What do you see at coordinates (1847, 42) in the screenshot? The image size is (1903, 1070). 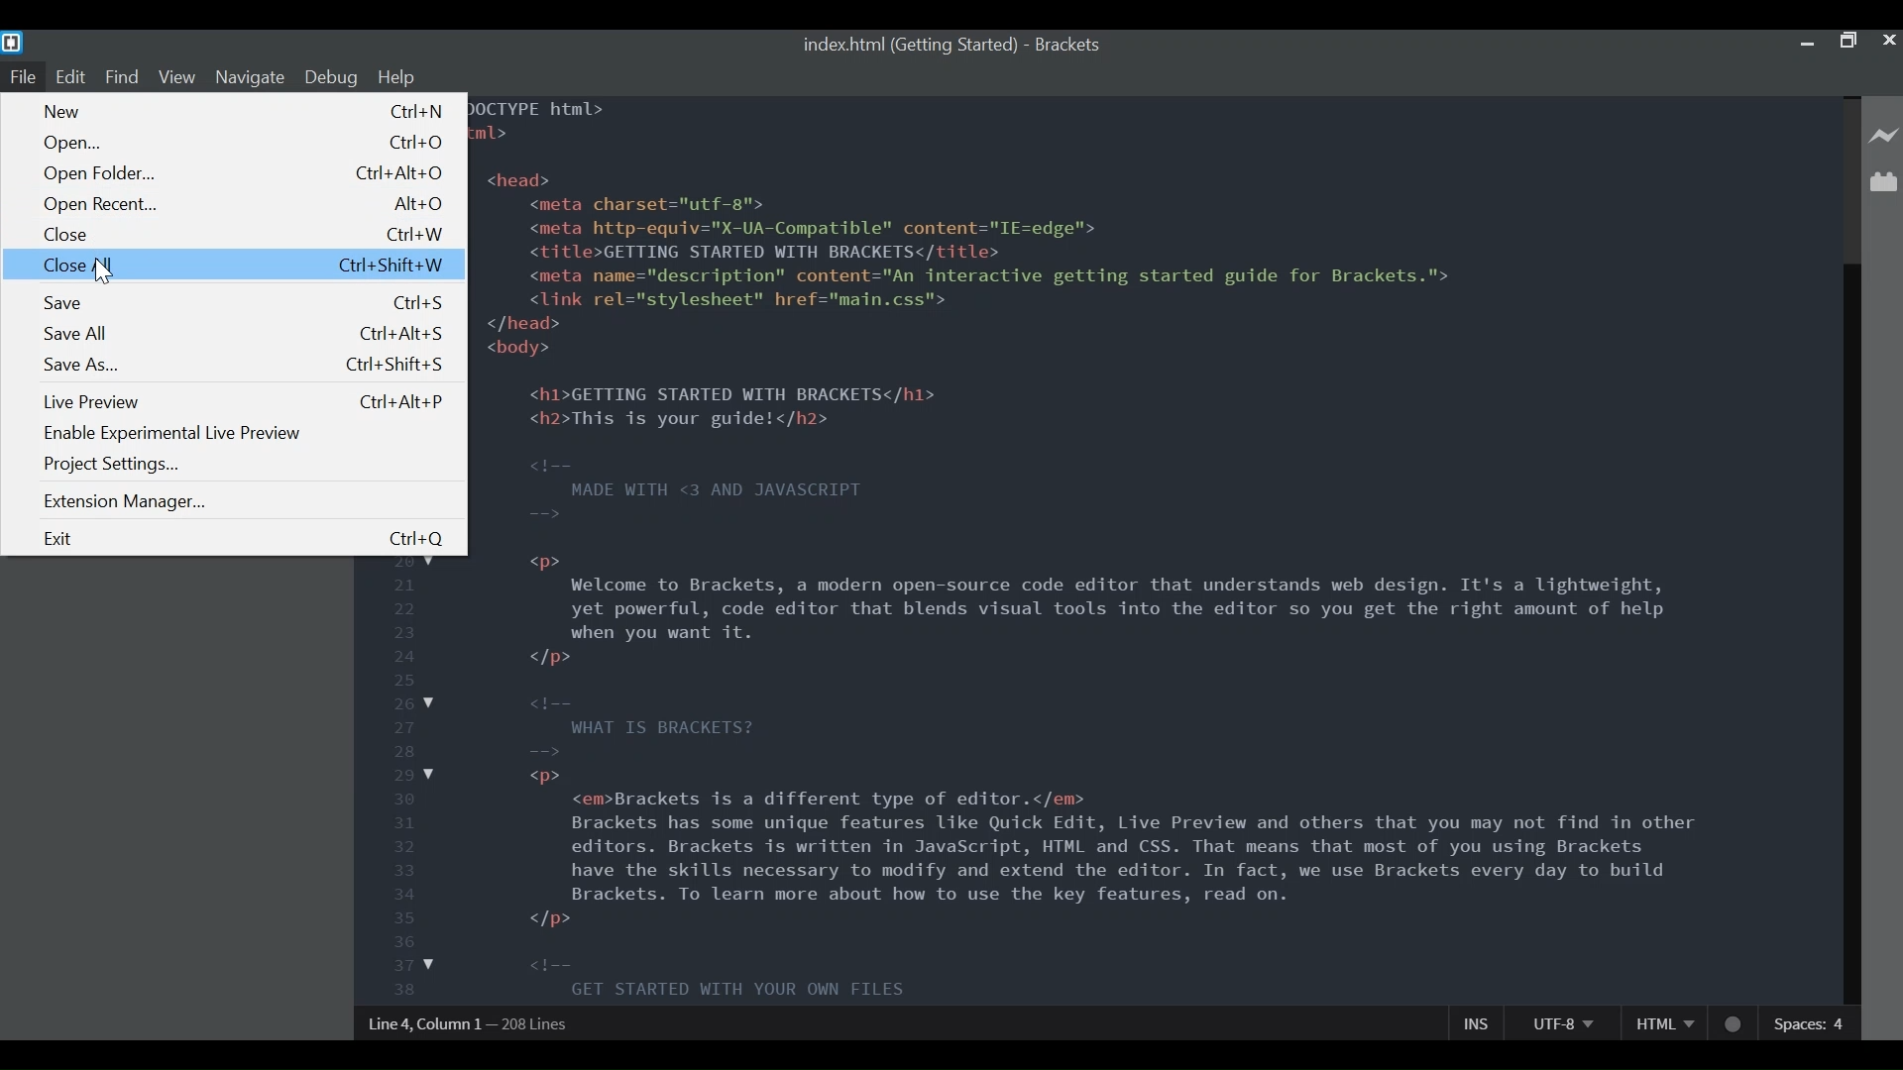 I see `Restore` at bounding box center [1847, 42].